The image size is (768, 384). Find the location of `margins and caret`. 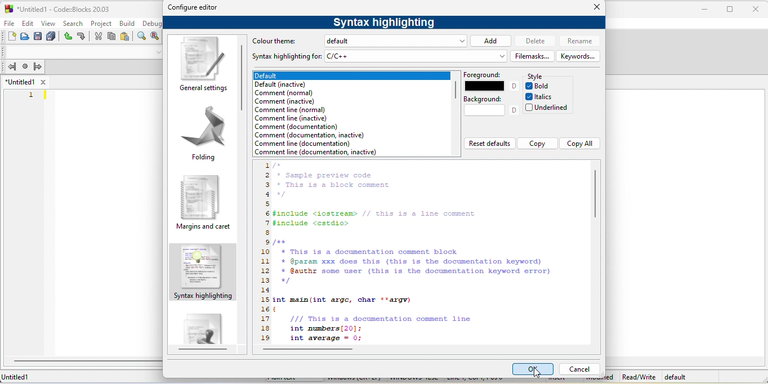

margins and caret is located at coordinates (205, 204).